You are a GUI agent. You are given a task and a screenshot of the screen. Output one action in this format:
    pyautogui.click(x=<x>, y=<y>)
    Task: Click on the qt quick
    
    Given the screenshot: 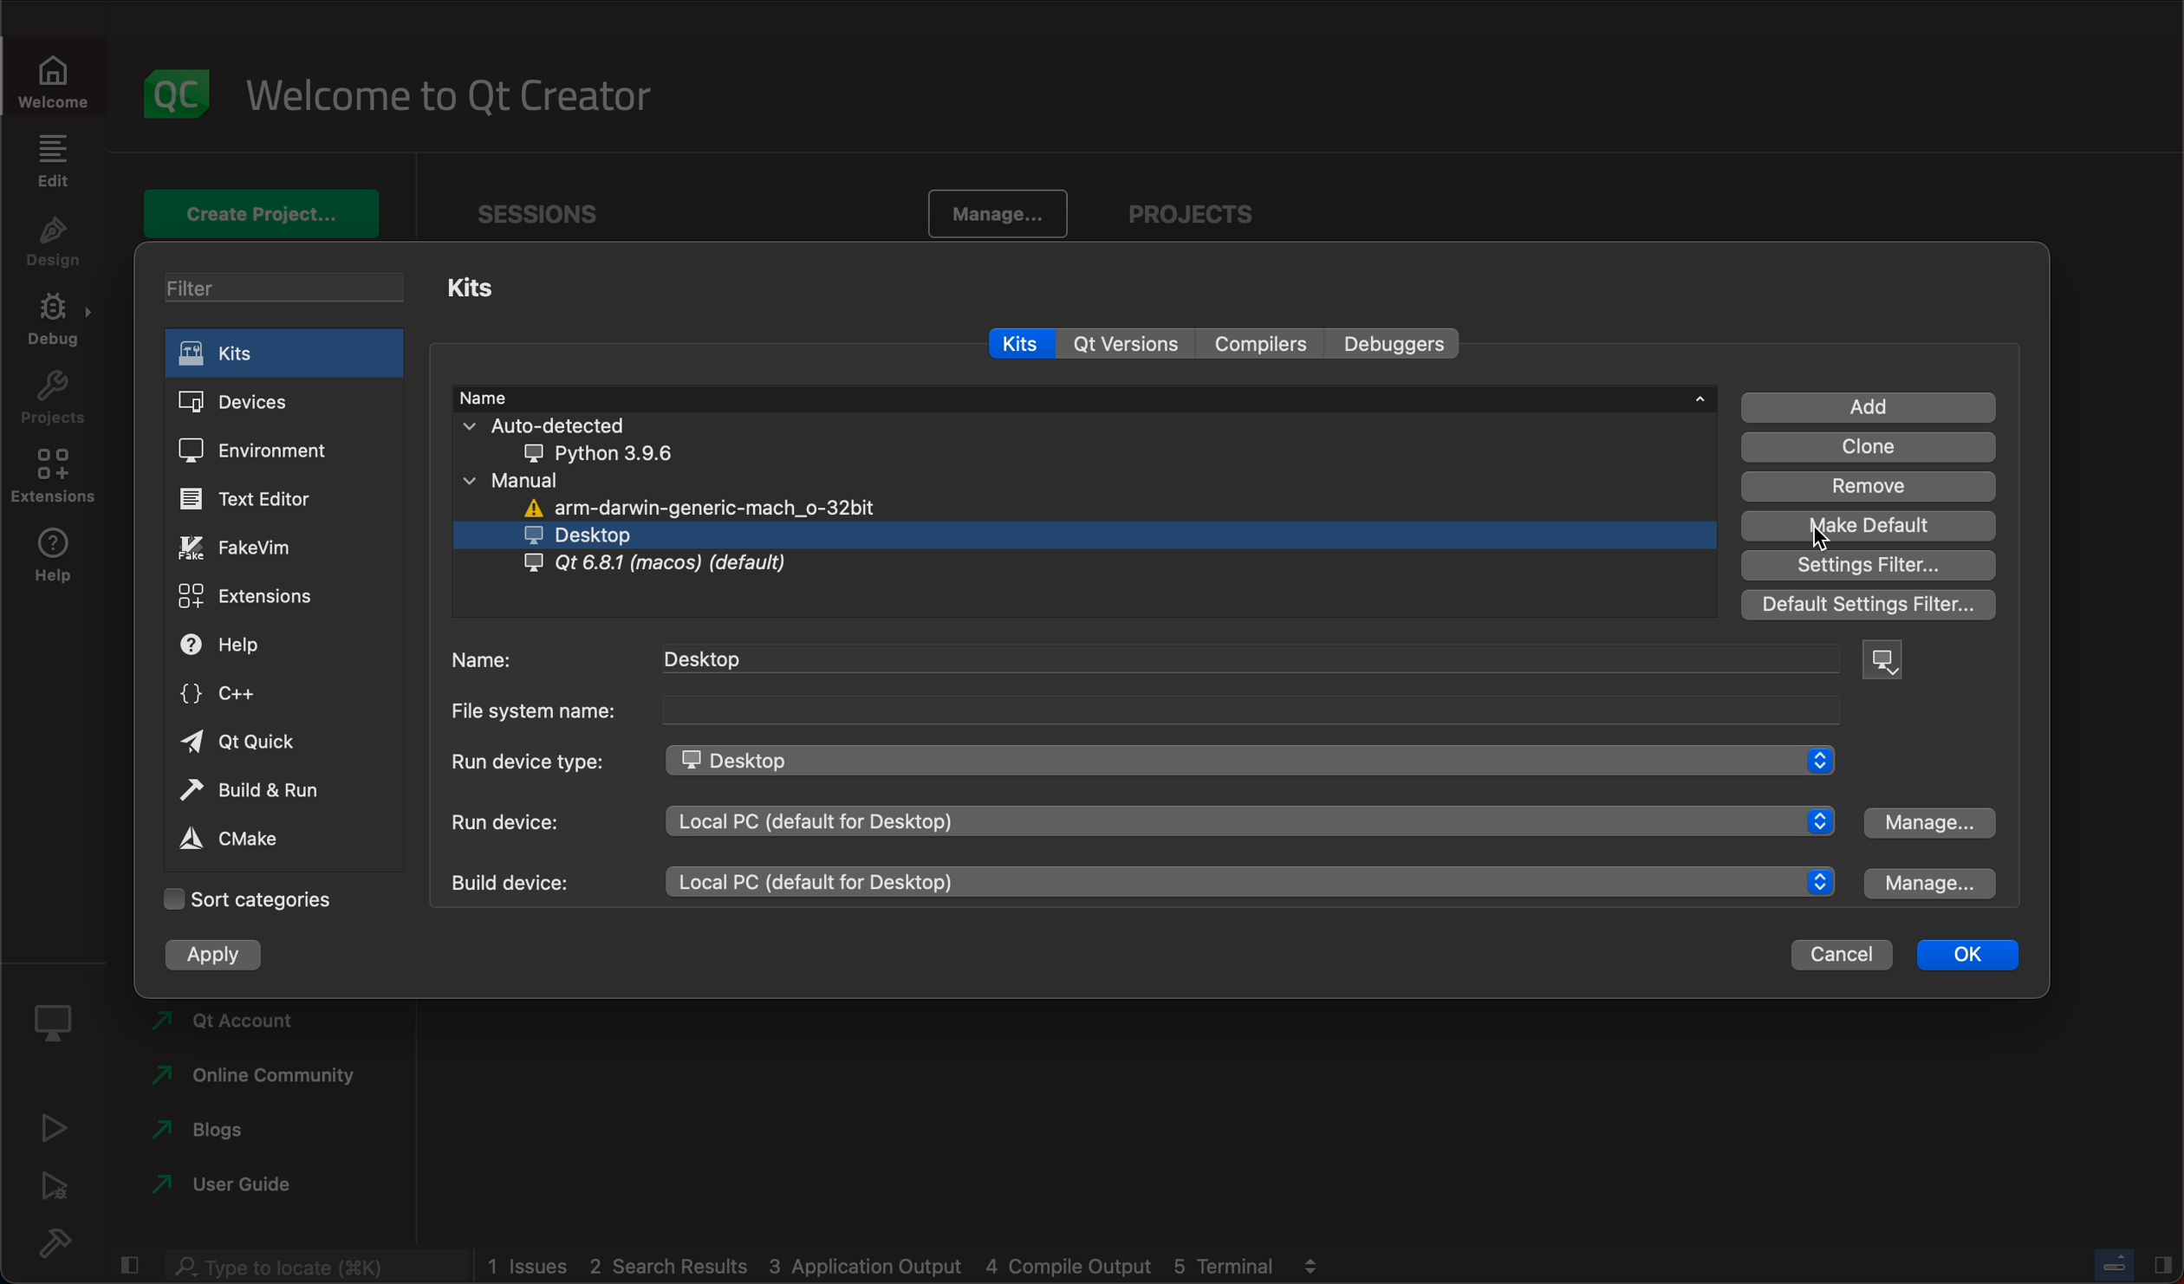 What is the action you would take?
    pyautogui.click(x=251, y=741)
    